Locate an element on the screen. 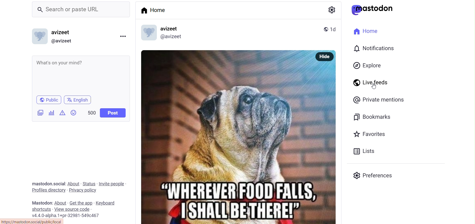  setting is located at coordinates (331, 10).